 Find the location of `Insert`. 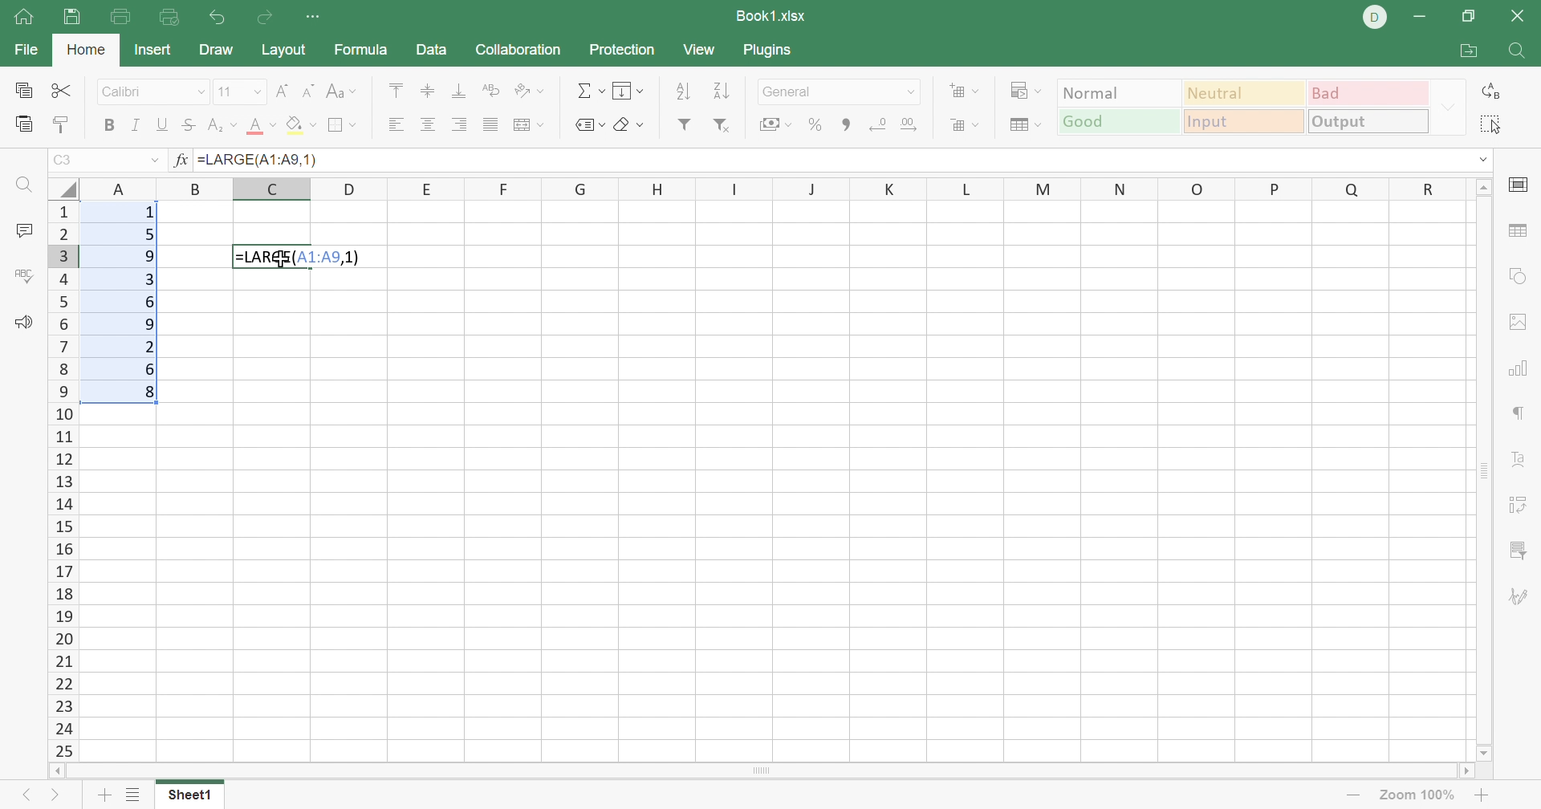

Insert is located at coordinates (155, 51).